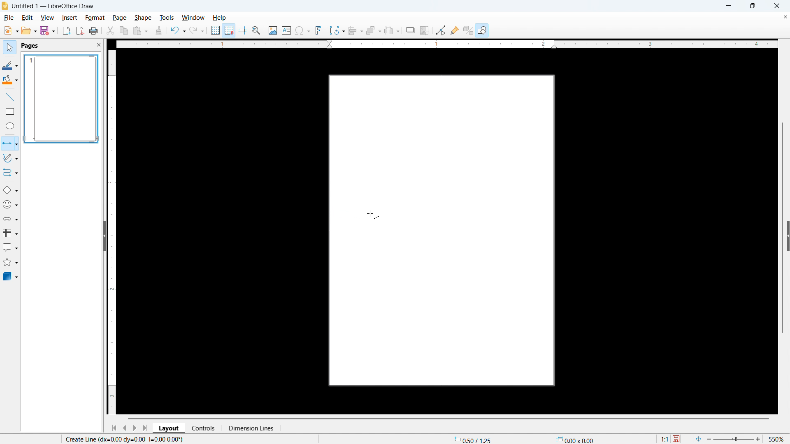 The width and height of the screenshot is (790, 444). Describe the element at coordinates (776, 6) in the screenshot. I see `close ` at that location.